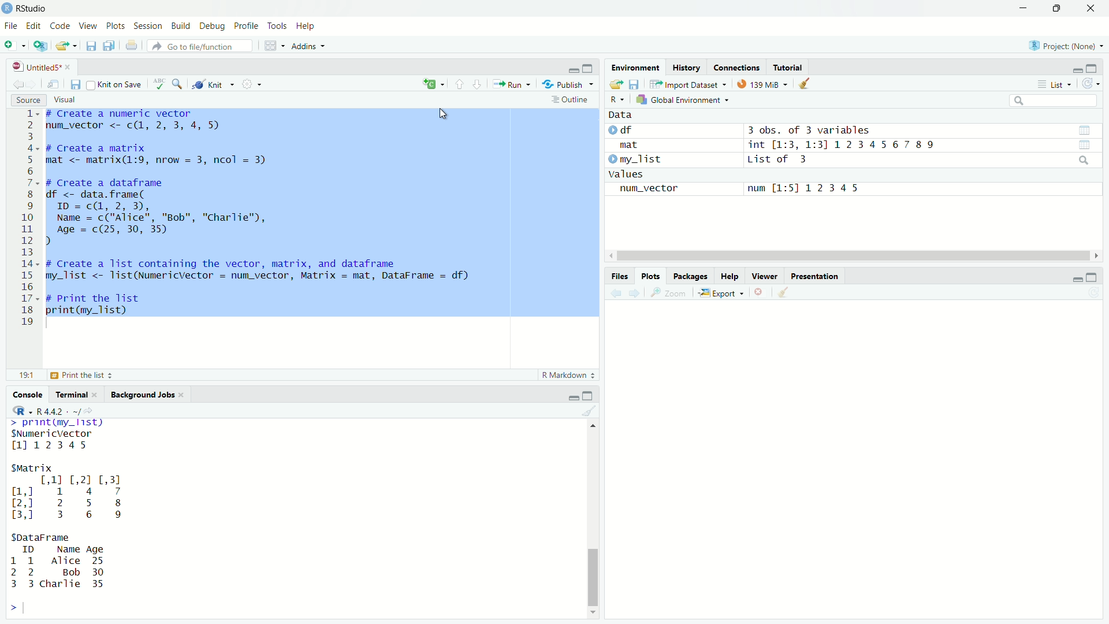  Describe the element at coordinates (668, 294) in the screenshot. I see `zoom` at that location.